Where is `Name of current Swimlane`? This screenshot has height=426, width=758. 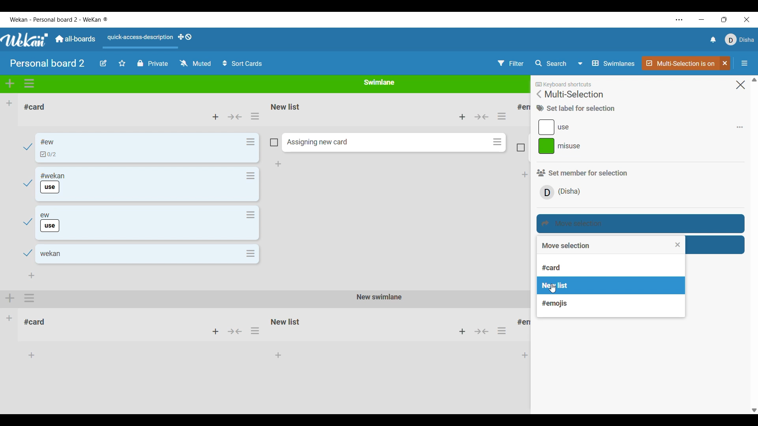 Name of current Swimlane is located at coordinates (380, 82).